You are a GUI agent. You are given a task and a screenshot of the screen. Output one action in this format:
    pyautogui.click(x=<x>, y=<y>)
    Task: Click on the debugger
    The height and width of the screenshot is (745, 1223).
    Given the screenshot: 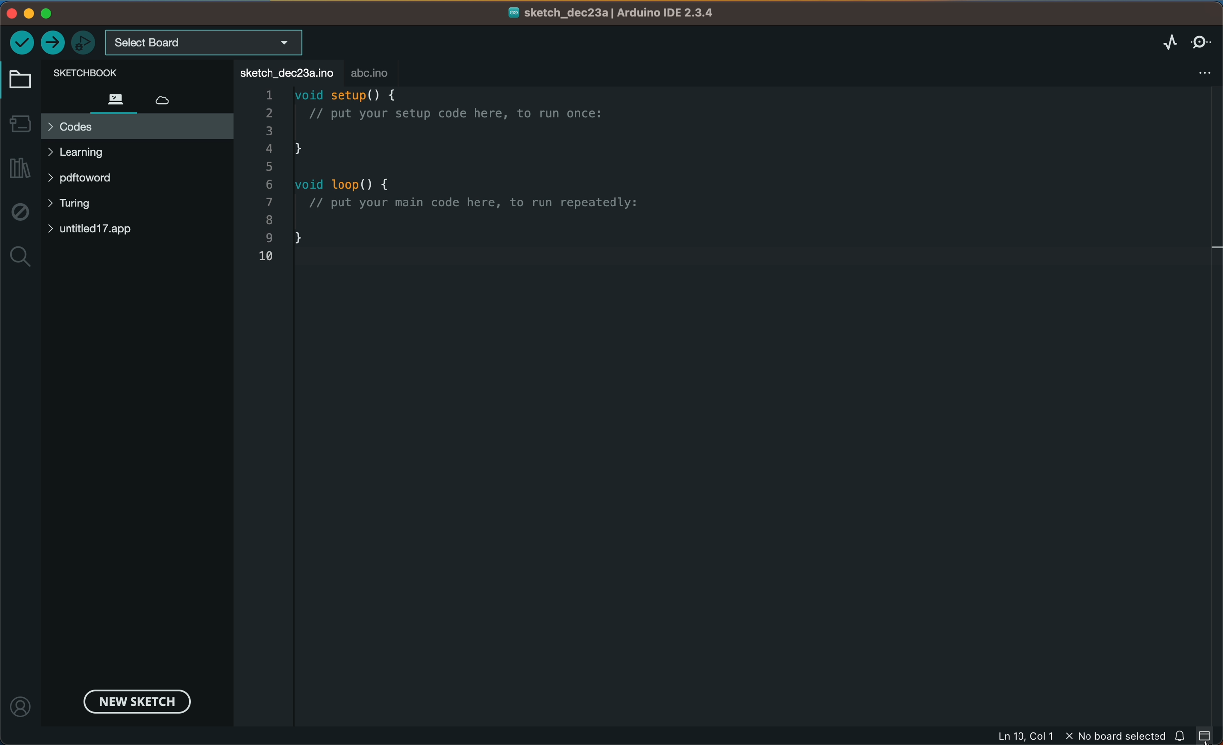 What is the action you would take?
    pyautogui.click(x=81, y=42)
    